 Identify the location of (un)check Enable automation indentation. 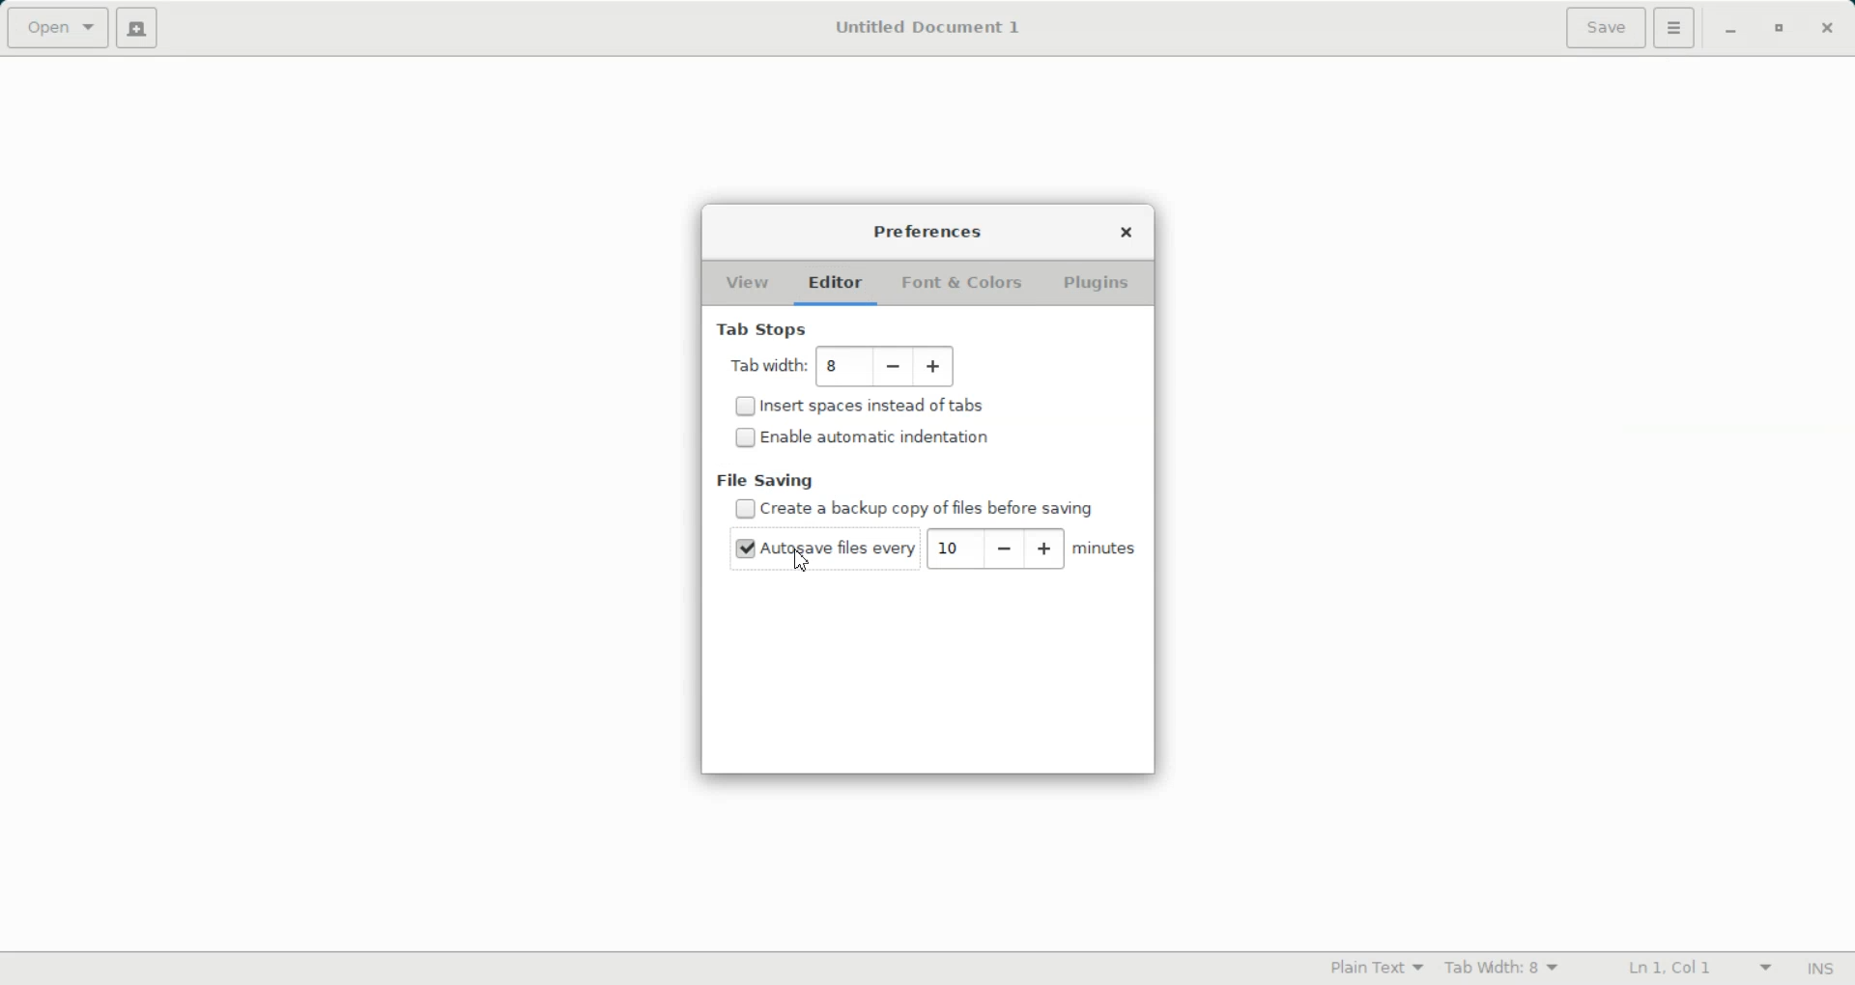
(862, 436).